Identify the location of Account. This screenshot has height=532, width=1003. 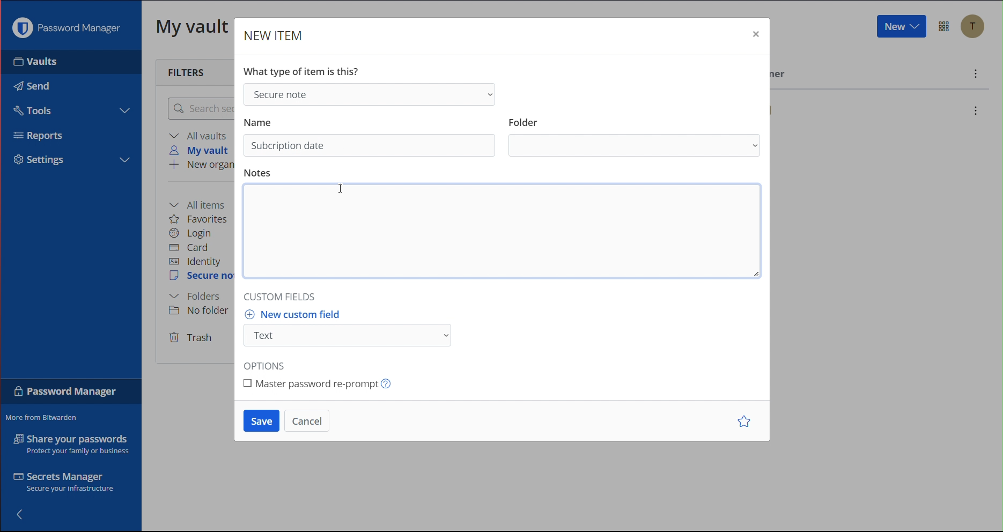
(976, 28).